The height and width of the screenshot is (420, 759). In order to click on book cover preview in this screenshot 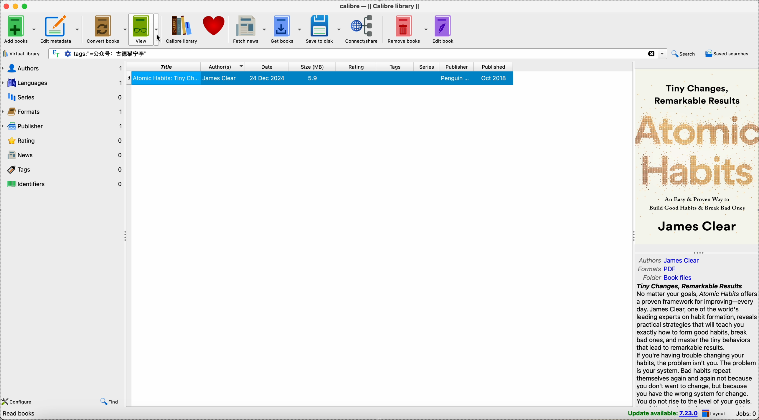, I will do `click(697, 157)`.